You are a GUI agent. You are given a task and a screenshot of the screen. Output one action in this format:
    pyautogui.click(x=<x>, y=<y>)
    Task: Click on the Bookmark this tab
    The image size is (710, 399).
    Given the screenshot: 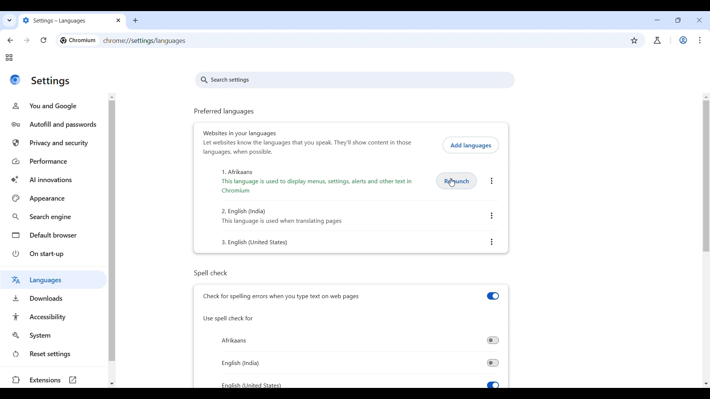 What is the action you would take?
    pyautogui.click(x=635, y=41)
    